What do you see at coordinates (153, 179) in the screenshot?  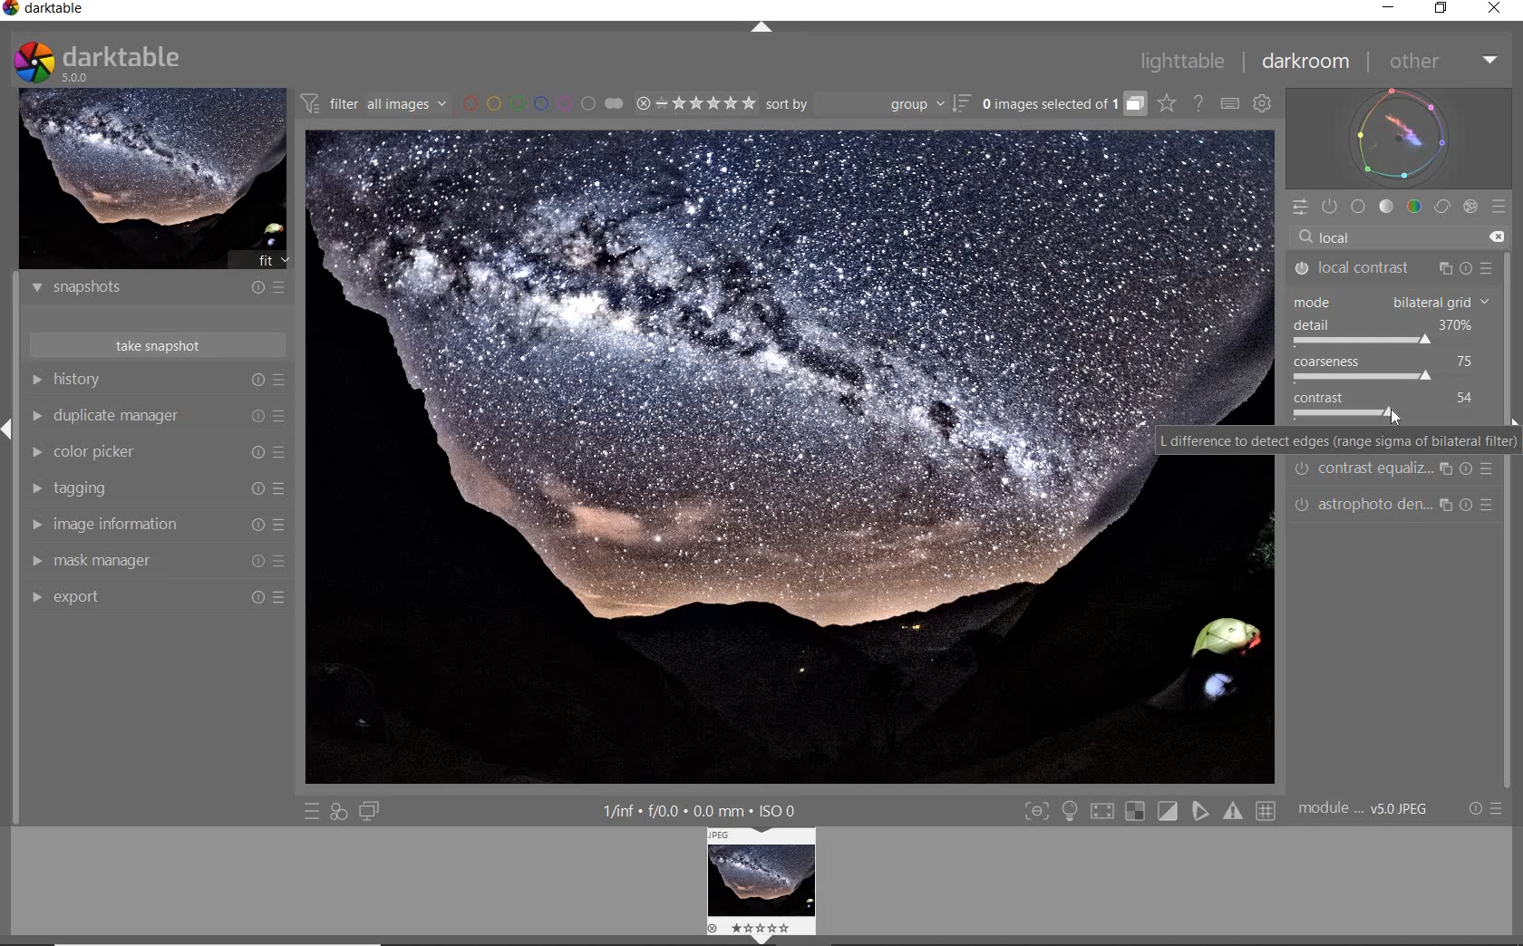 I see `IMAGE PREVIEW` at bounding box center [153, 179].